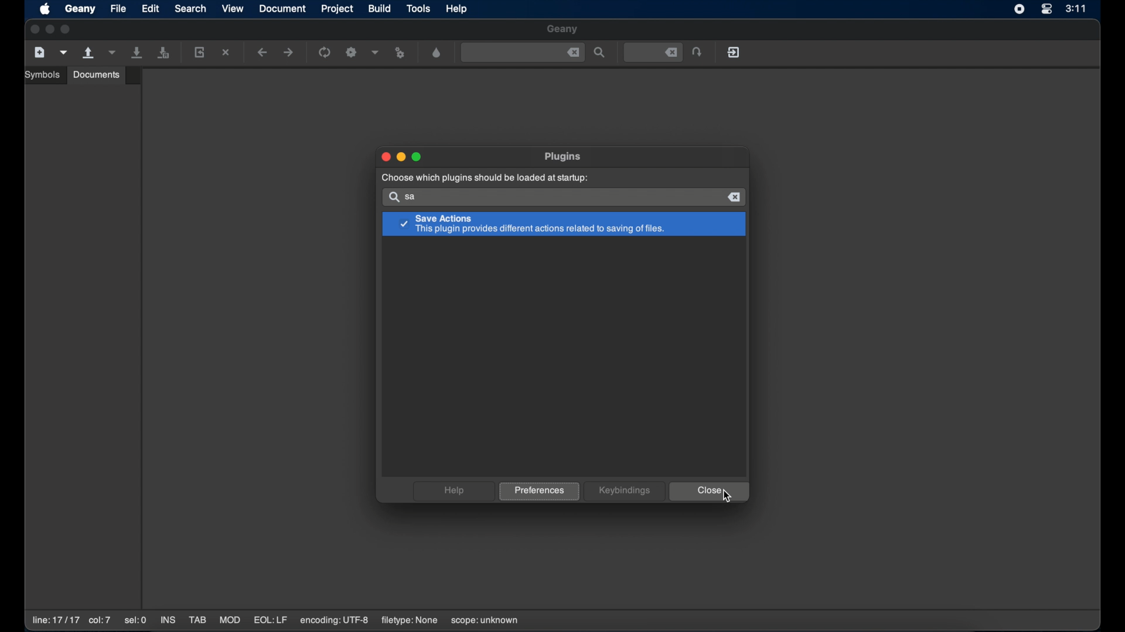 Image resolution: width=1125 pixels, height=632 pixels. I want to click on create a new file from template, so click(64, 53).